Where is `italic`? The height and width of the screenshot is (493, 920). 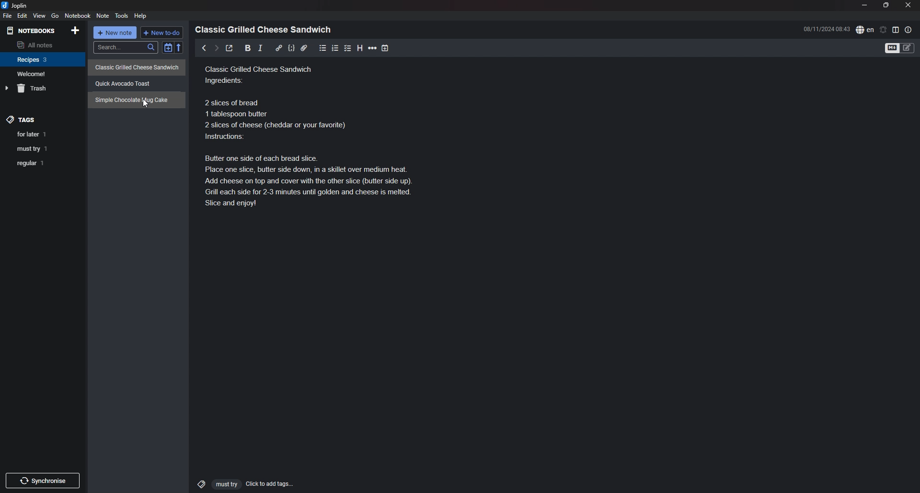 italic is located at coordinates (260, 48).